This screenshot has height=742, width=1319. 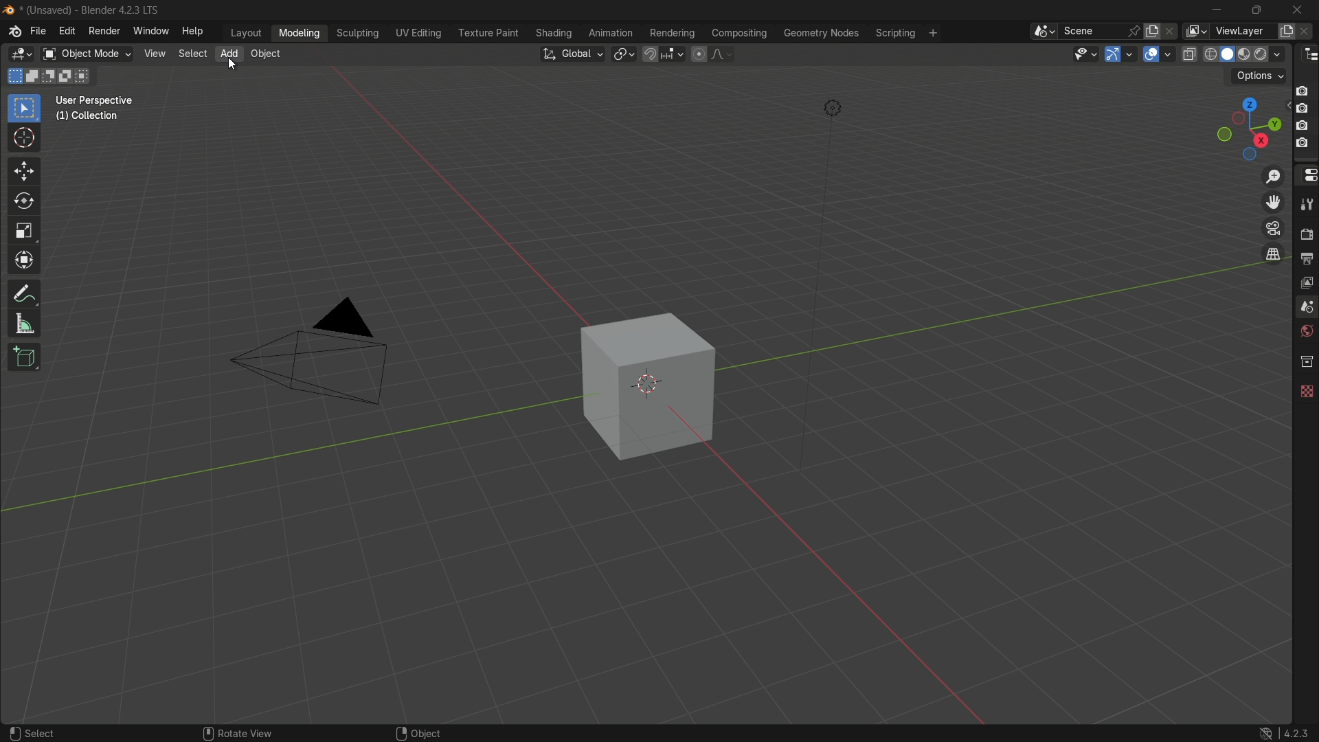 What do you see at coordinates (24, 109) in the screenshot?
I see `select box` at bounding box center [24, 109].